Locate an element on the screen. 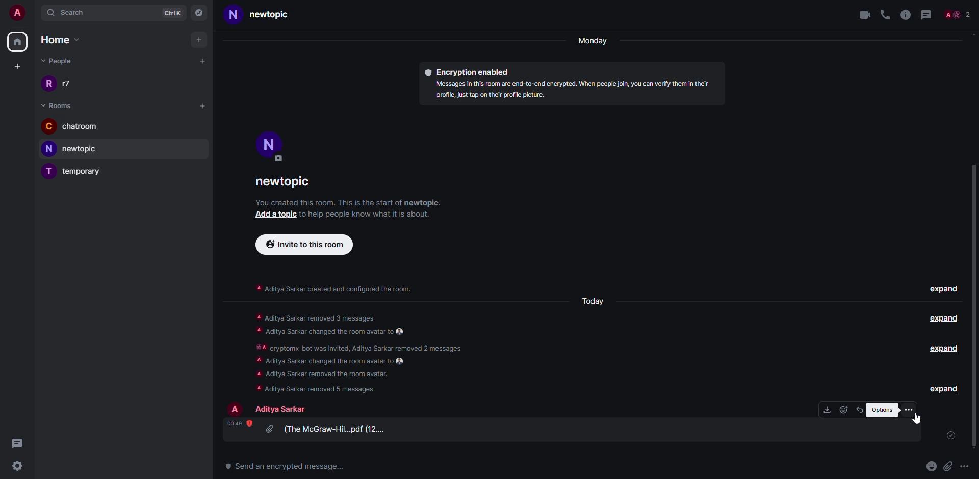  profile is located at coordinates (237, 409).